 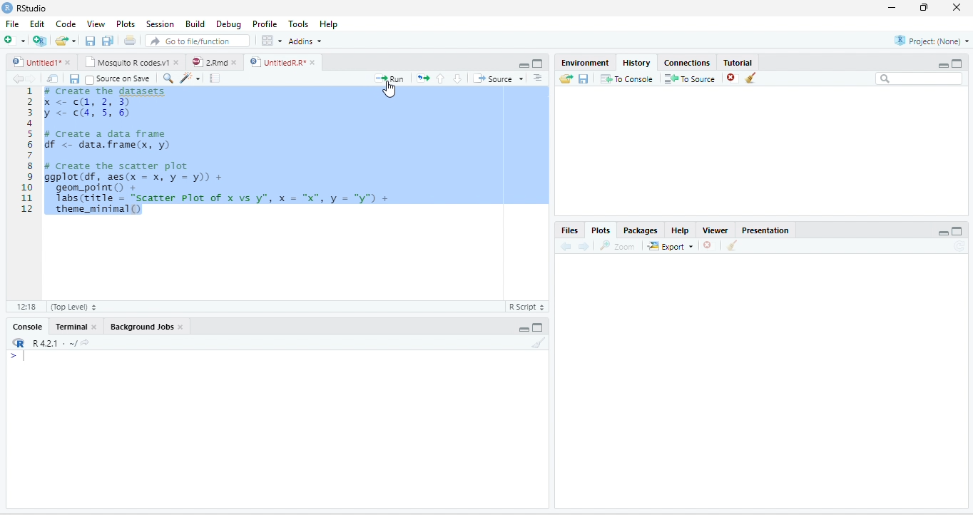 I want to click on Show document outline, so click(x=538, y=77).